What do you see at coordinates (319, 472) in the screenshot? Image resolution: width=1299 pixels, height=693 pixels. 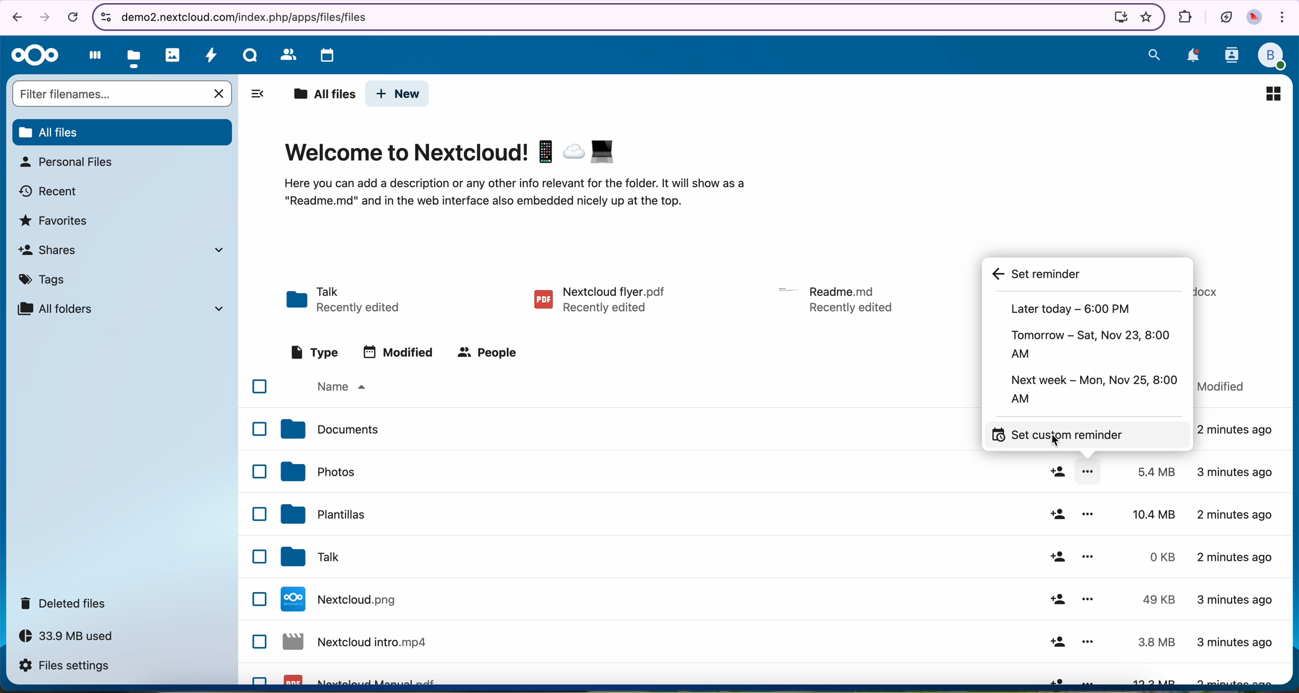 I see `photos` at bounding box center [319, 472].